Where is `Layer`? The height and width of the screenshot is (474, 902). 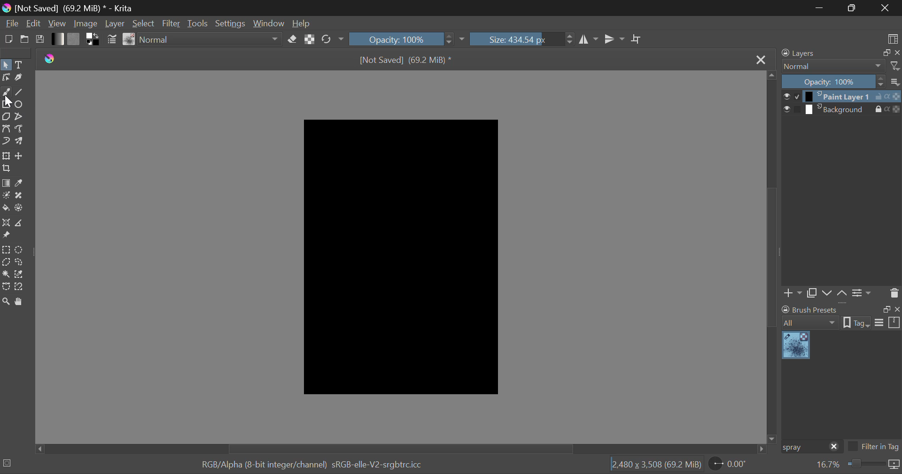 Layer is located at coordinates (116, 23).